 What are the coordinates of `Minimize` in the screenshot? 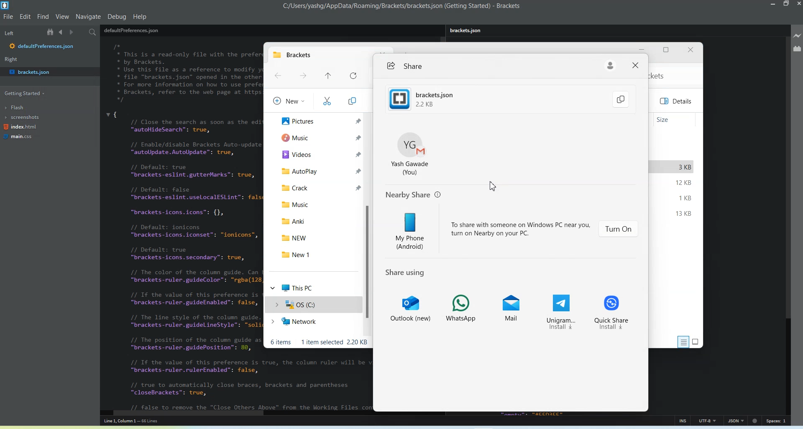 It's located at (641, 48).